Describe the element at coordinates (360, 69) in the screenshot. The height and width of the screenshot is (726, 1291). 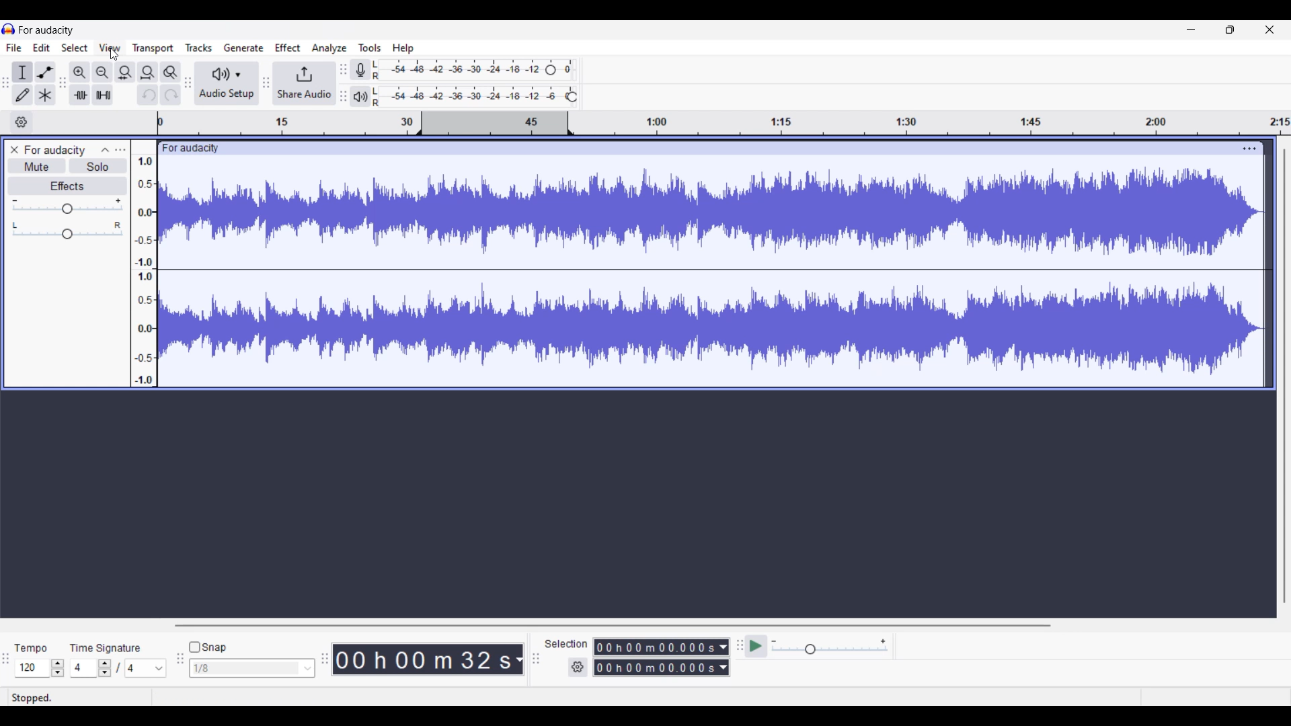
I see `Record meter` at that location.